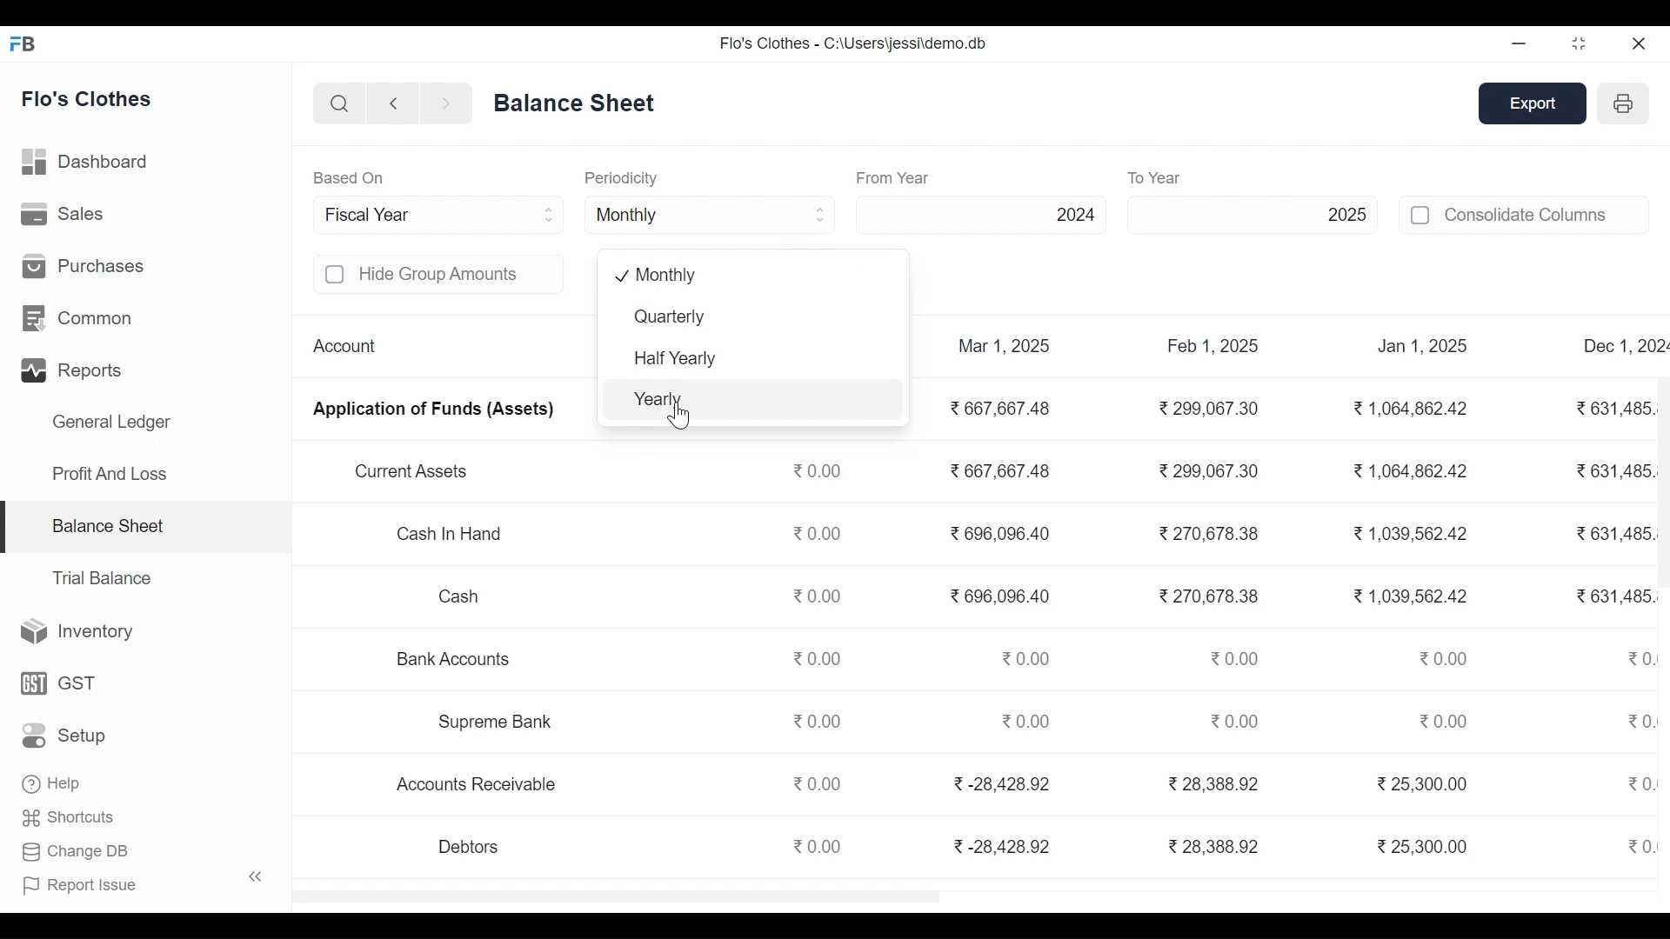 Image resolution: width=1670 pixels, height=939 pixels. I want to click on Trial Balance, so click(102, 578).